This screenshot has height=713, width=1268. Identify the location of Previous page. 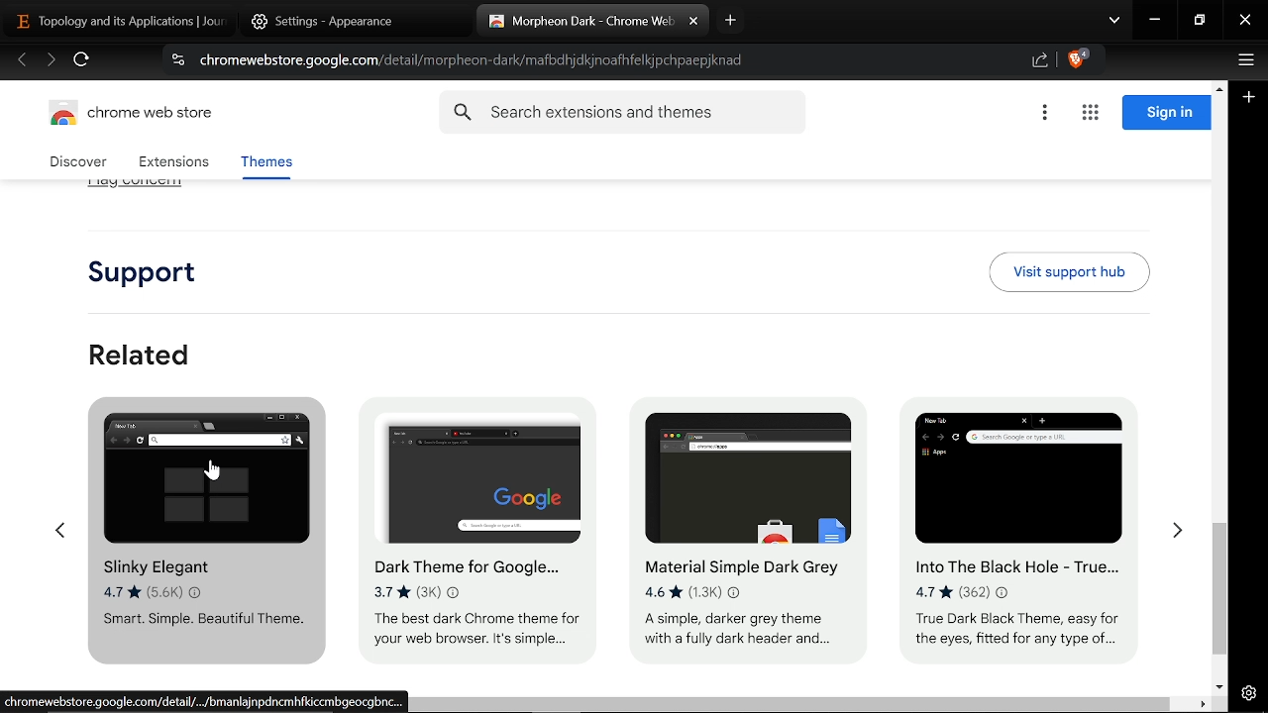
(22, 61).